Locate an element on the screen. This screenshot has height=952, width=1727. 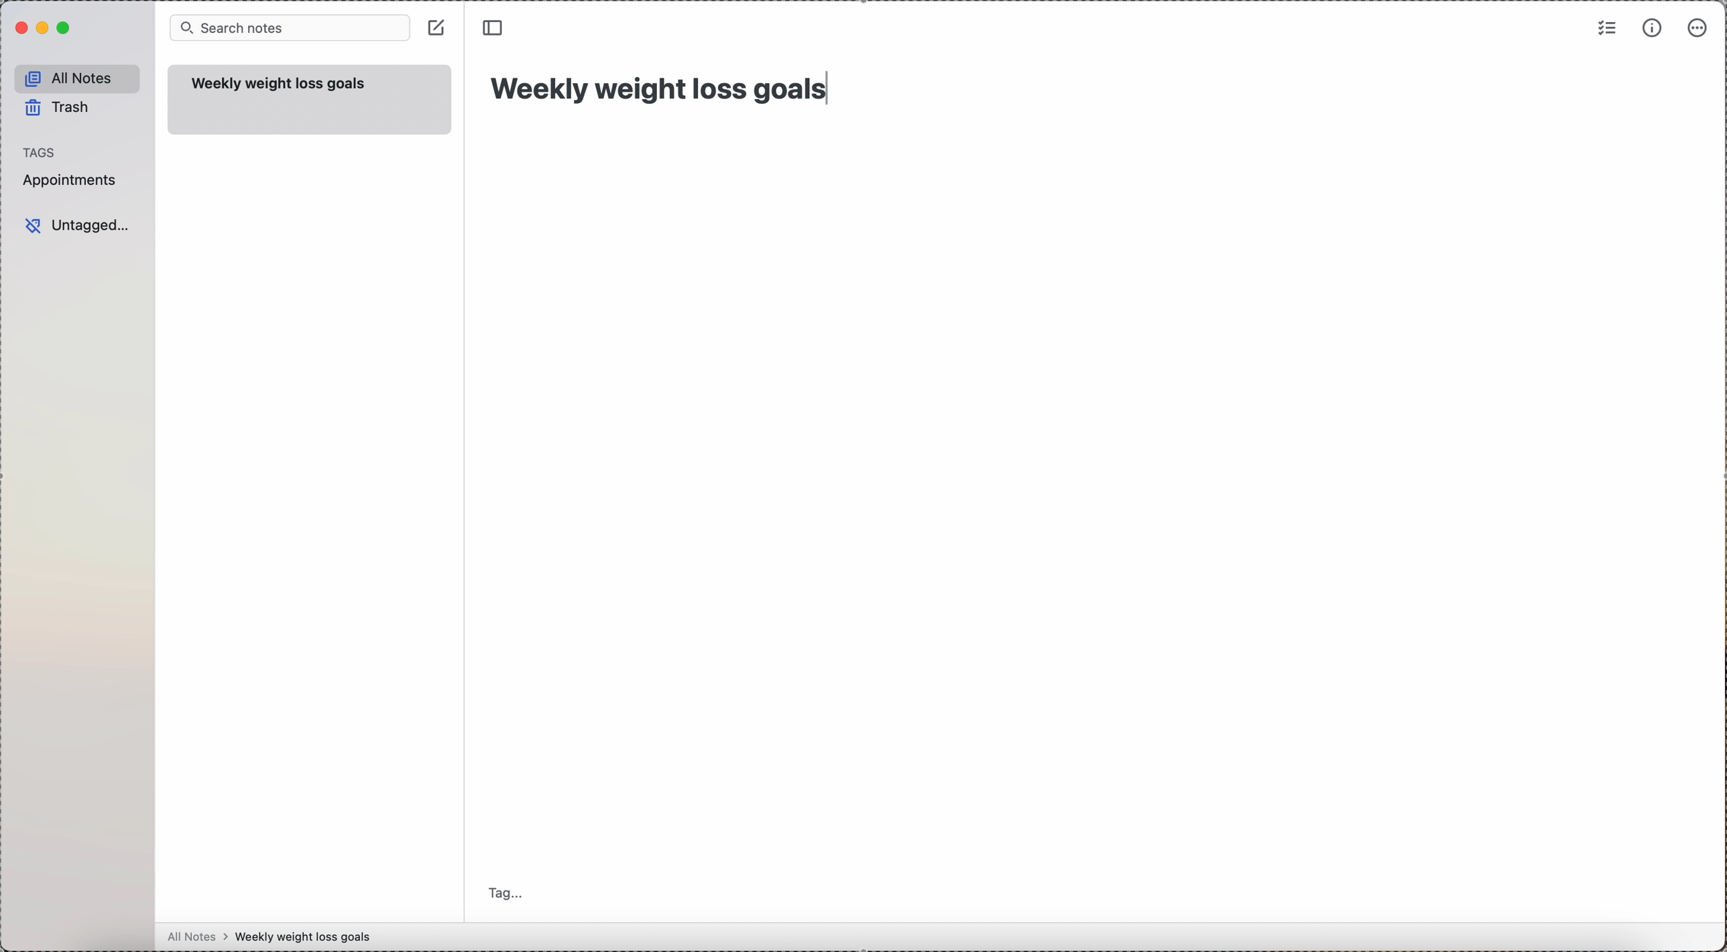
tags is located at coordinates (41, 152).